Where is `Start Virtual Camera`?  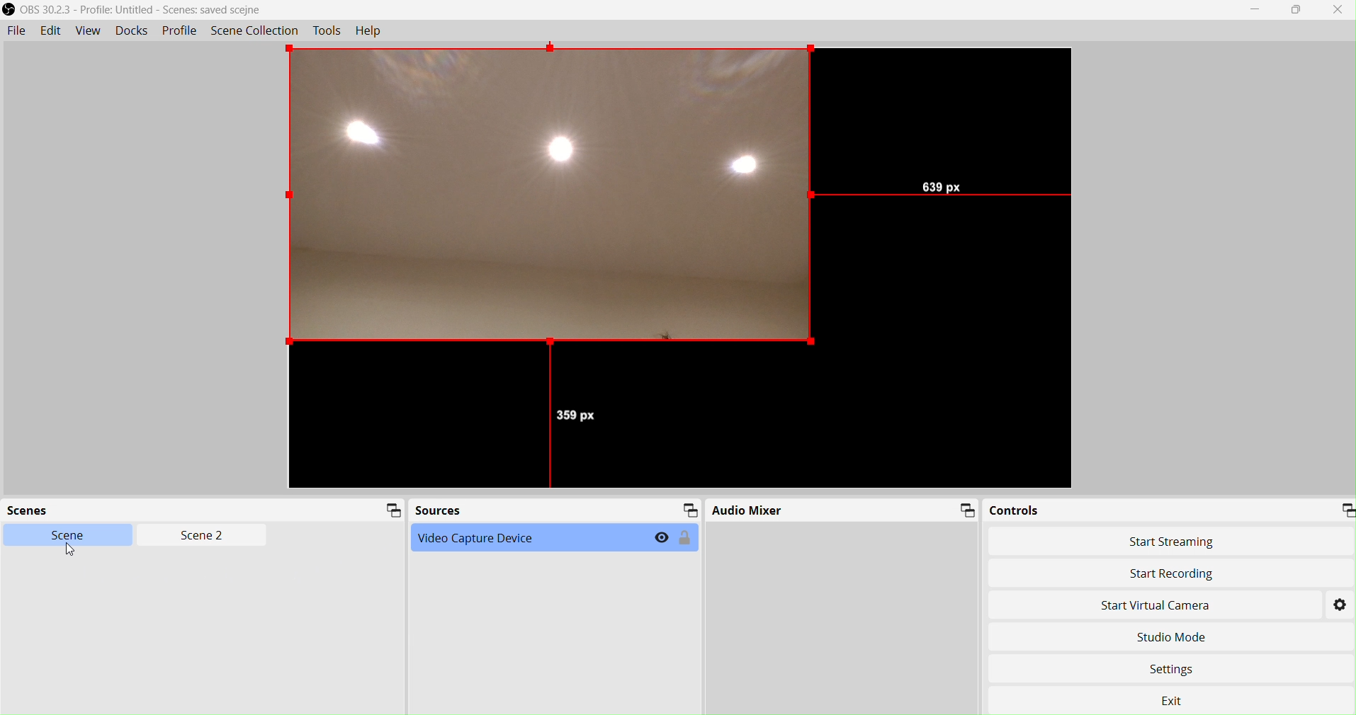 Start Virtual Camera is located at coordinates (1165, 605).